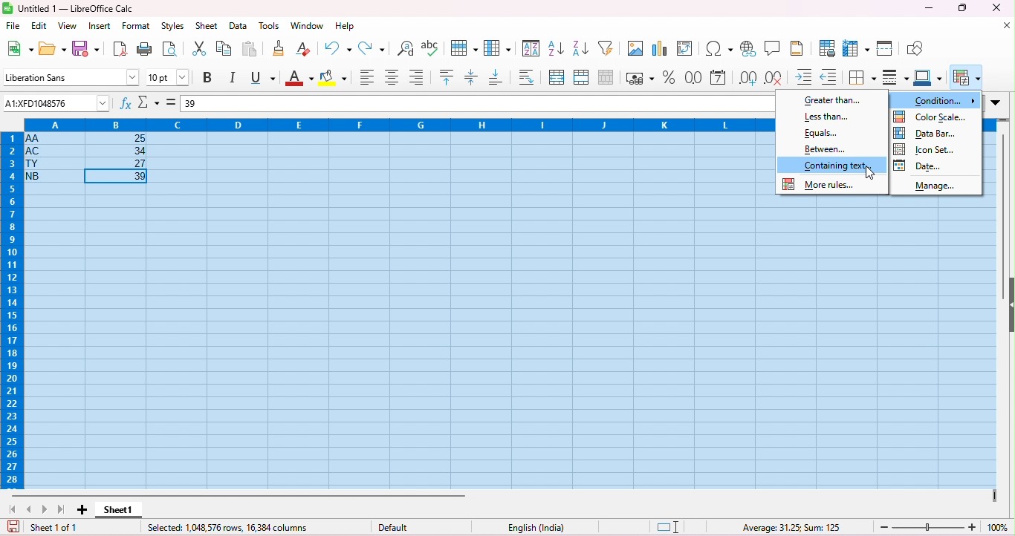  I want to click on border style, so click(896, 76).